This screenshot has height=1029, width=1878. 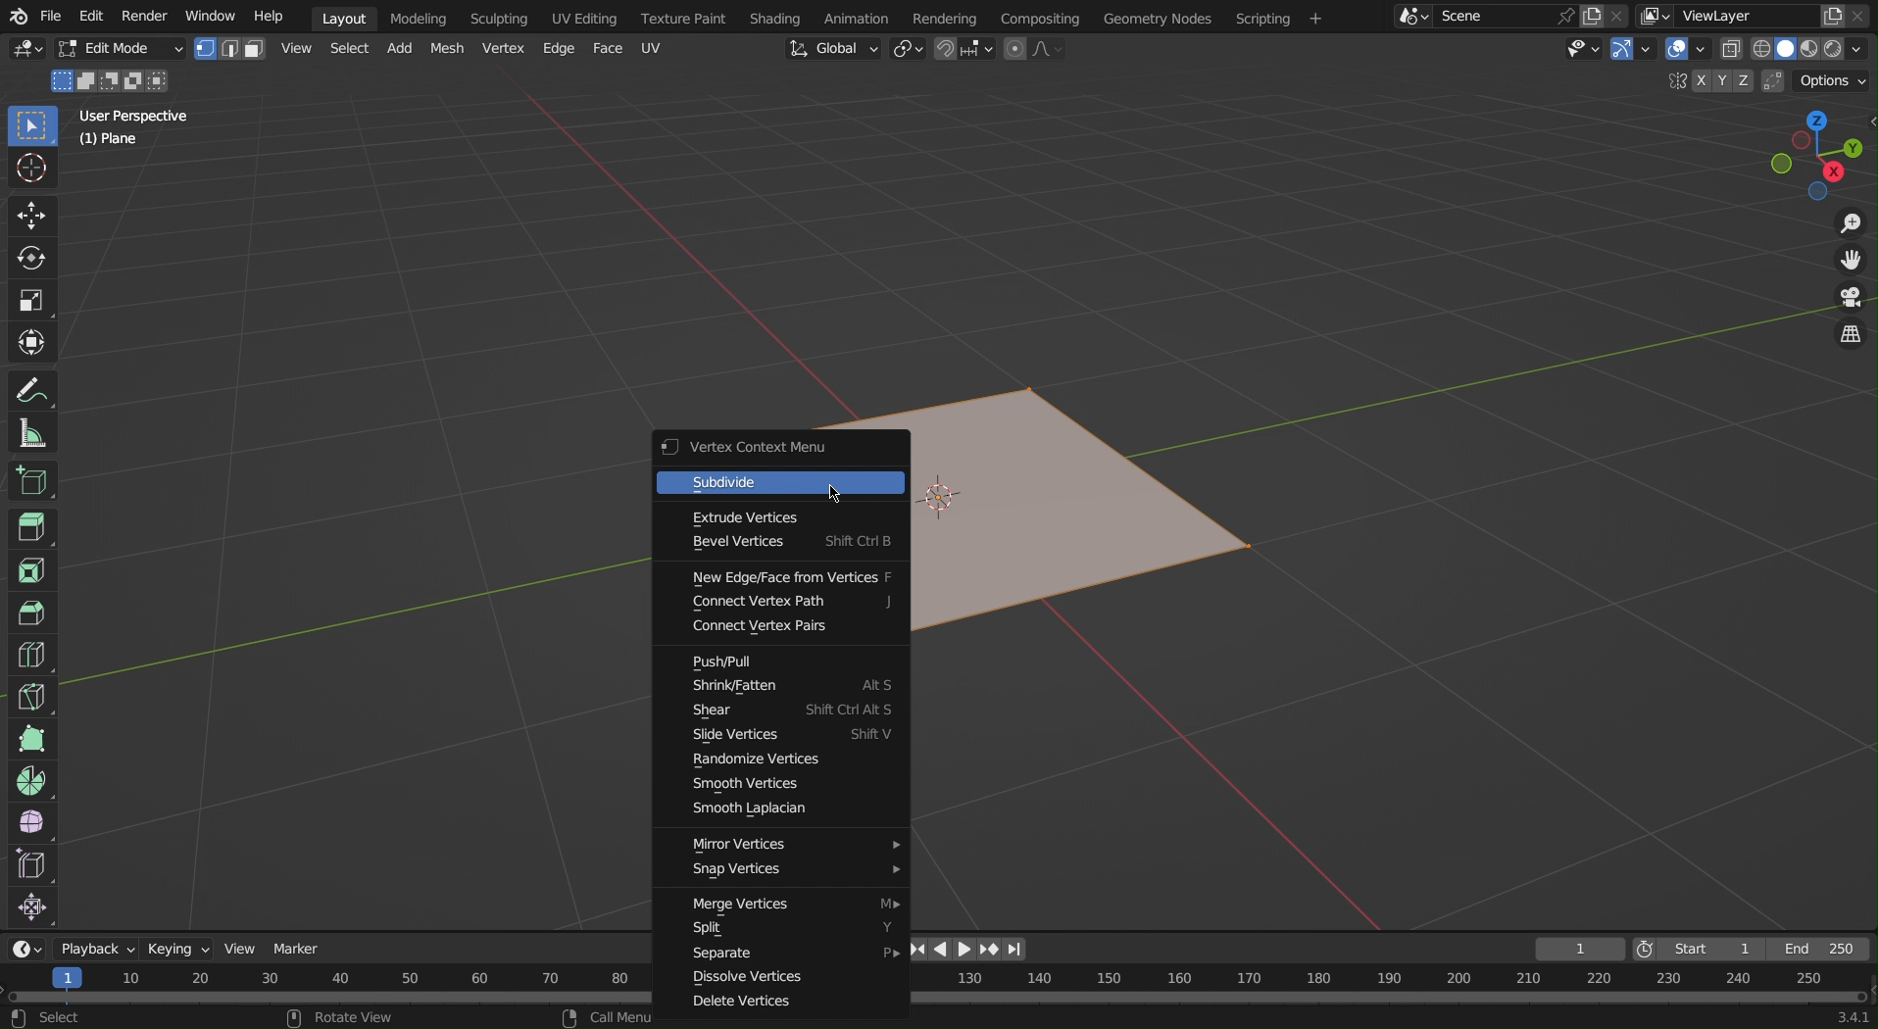 I want to click on UV, so click(x=652, y=47).